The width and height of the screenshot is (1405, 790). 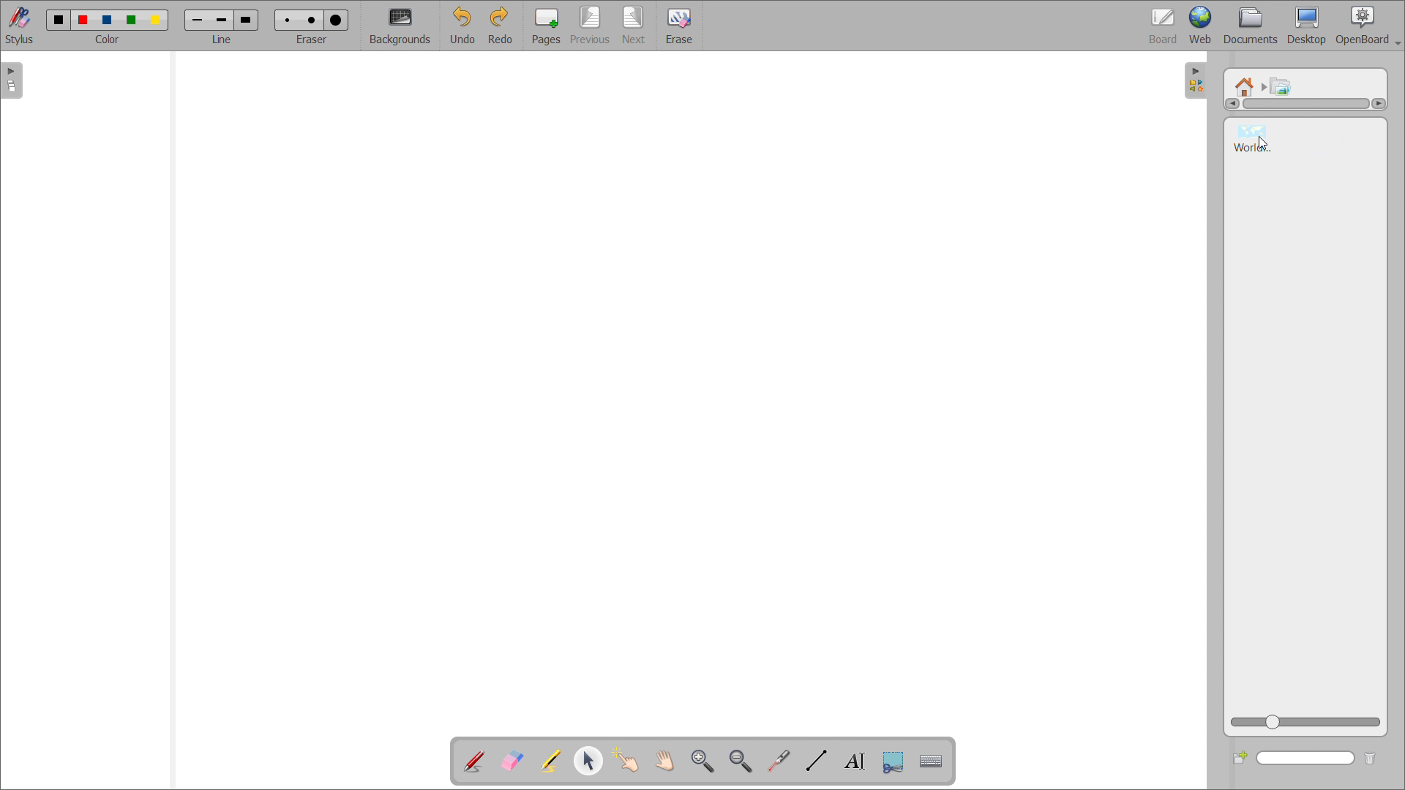 What do you see at coordinates (1306, 722) in the screenshot?
I see `zoom view slider` at bounding box center [1306, 722].